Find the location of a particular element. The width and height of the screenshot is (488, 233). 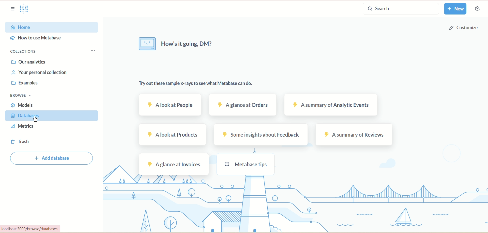

logo is located at coordinates (23, 8).